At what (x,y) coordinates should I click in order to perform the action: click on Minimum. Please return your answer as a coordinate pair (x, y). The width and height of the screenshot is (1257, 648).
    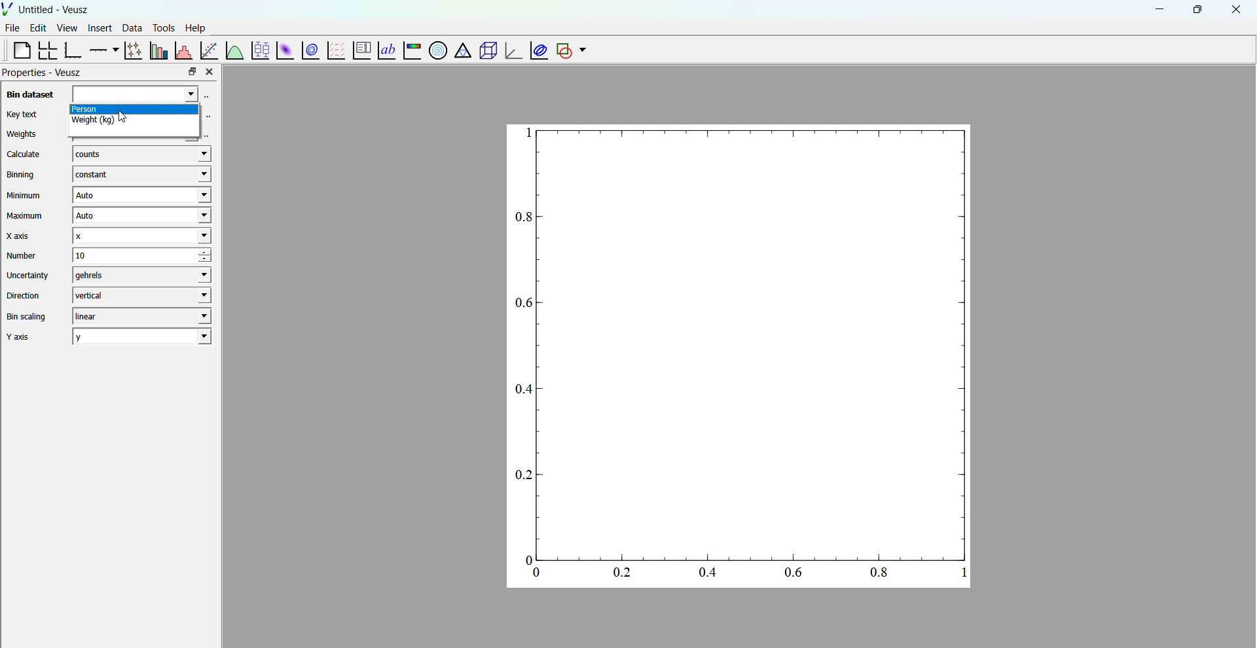
    Looking at the image, I should click on (24, 196).